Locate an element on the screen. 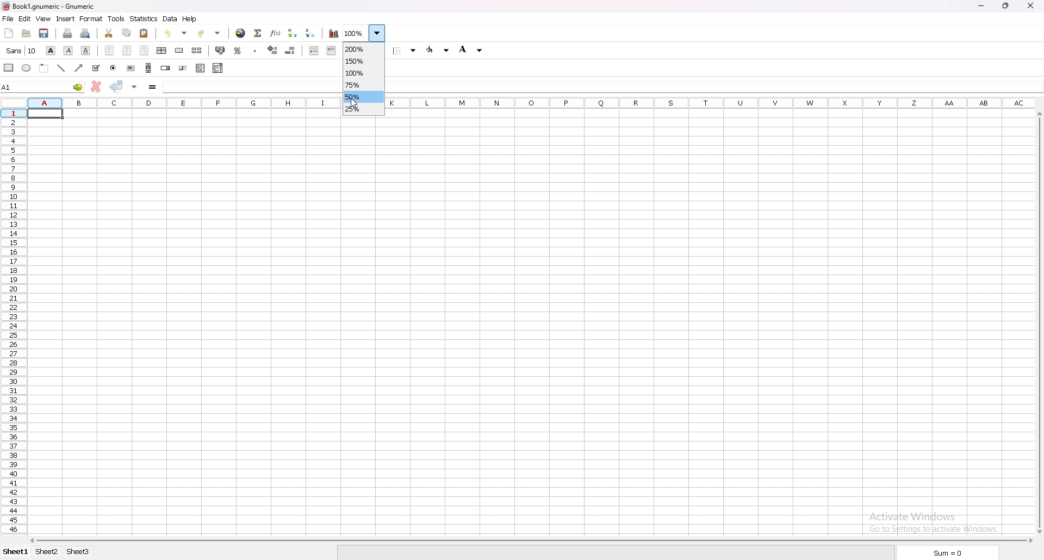 The image size is (1044, 560). save is located at coordinates (44, 33).